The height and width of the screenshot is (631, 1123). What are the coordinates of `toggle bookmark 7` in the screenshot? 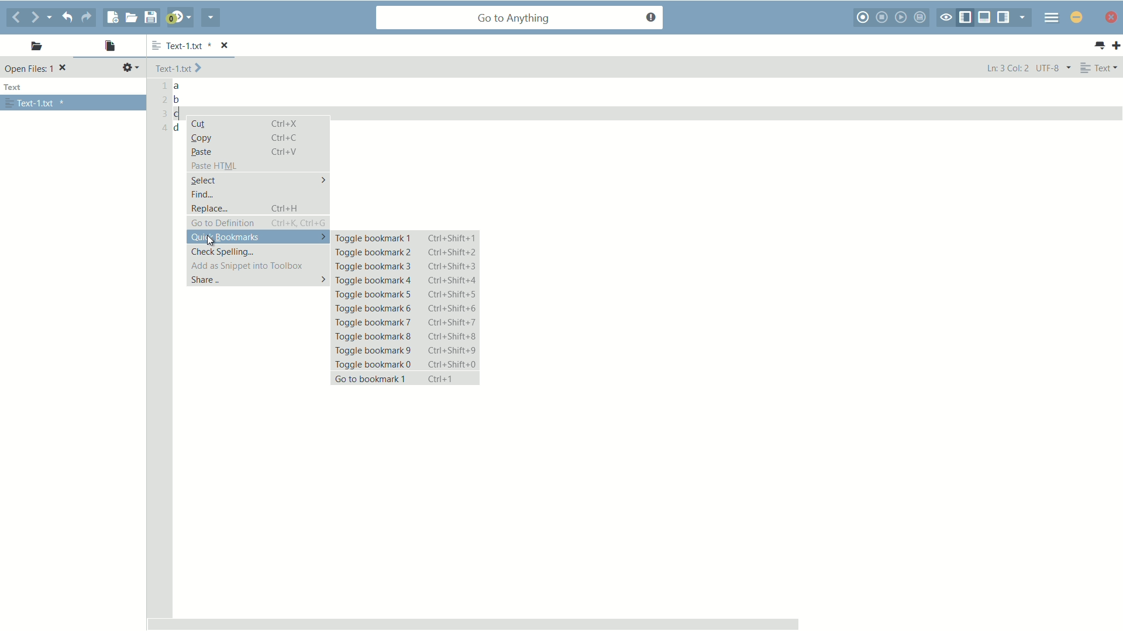 It's located at (408, 323).